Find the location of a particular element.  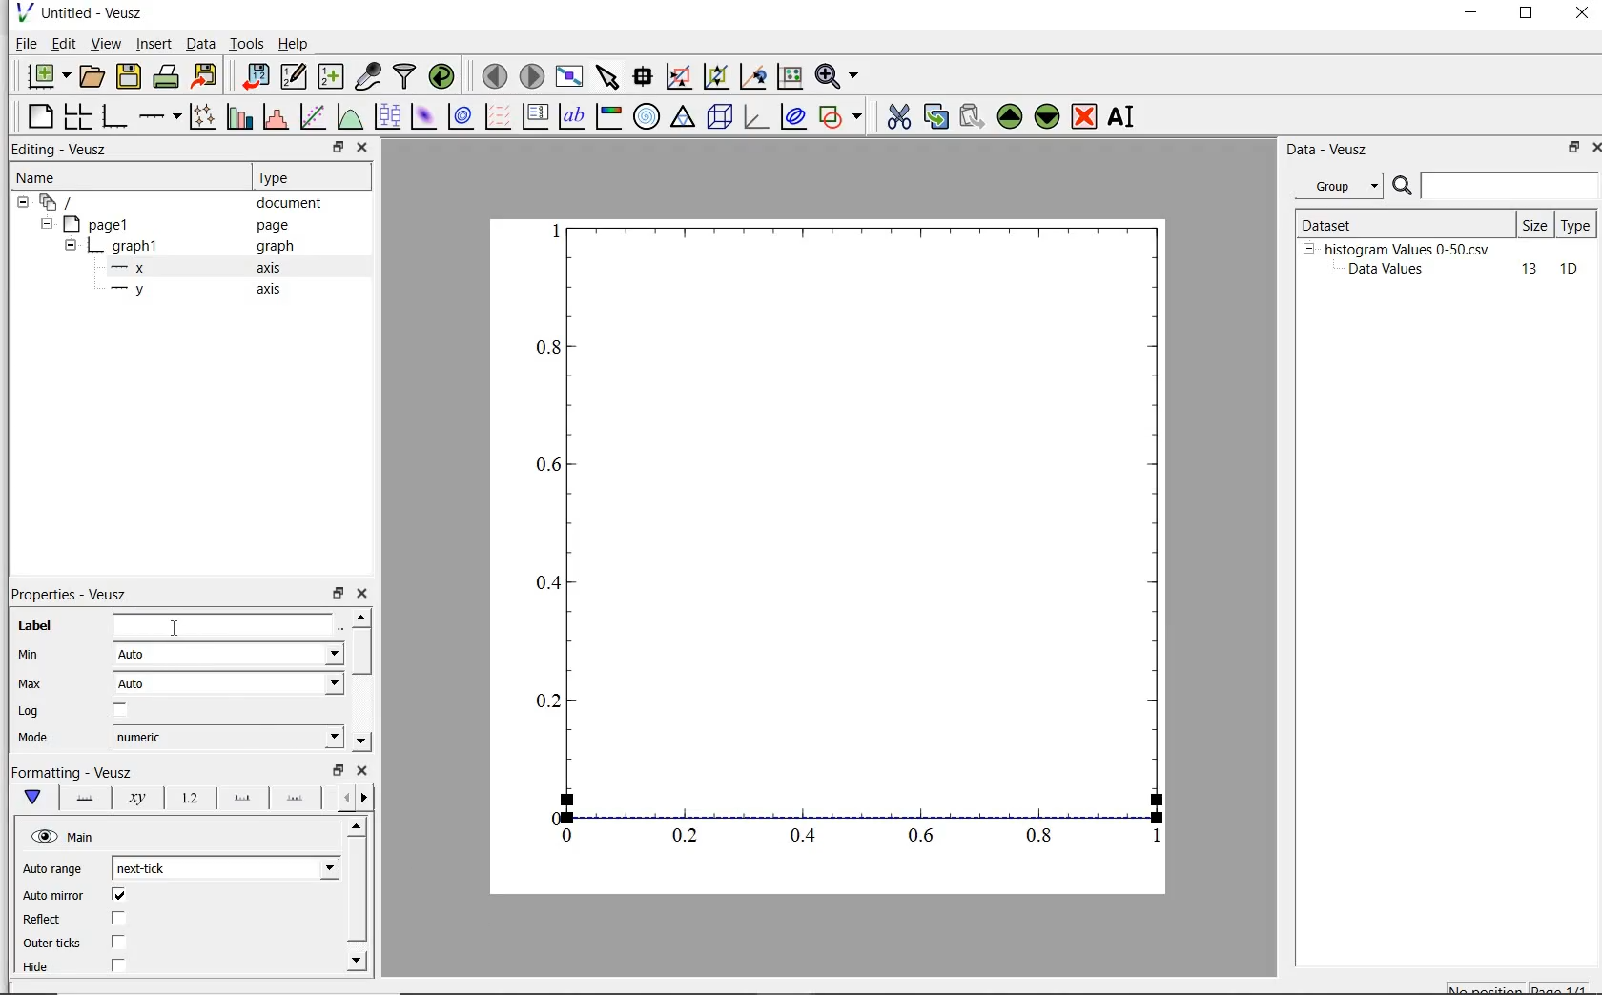

restore down is located at coordinates (1527, 15).